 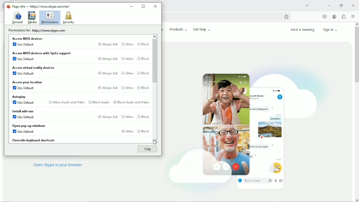 What do you see at coordinates (38, 31) in the screenshot?
I see `Permissions for: www. skype com` at bounding box center [38, 31].